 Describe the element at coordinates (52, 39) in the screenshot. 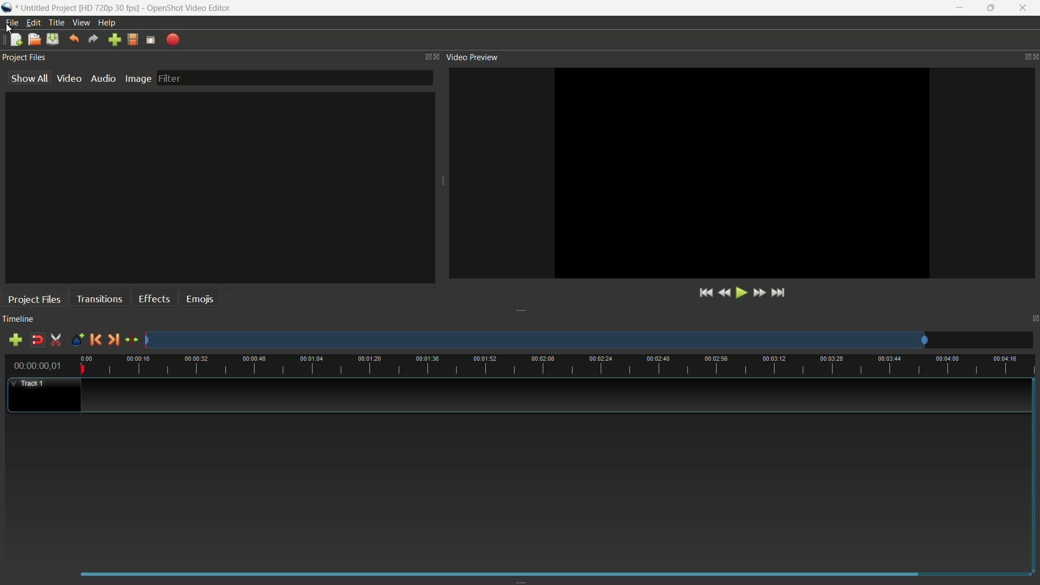

I see `save file` at that location.